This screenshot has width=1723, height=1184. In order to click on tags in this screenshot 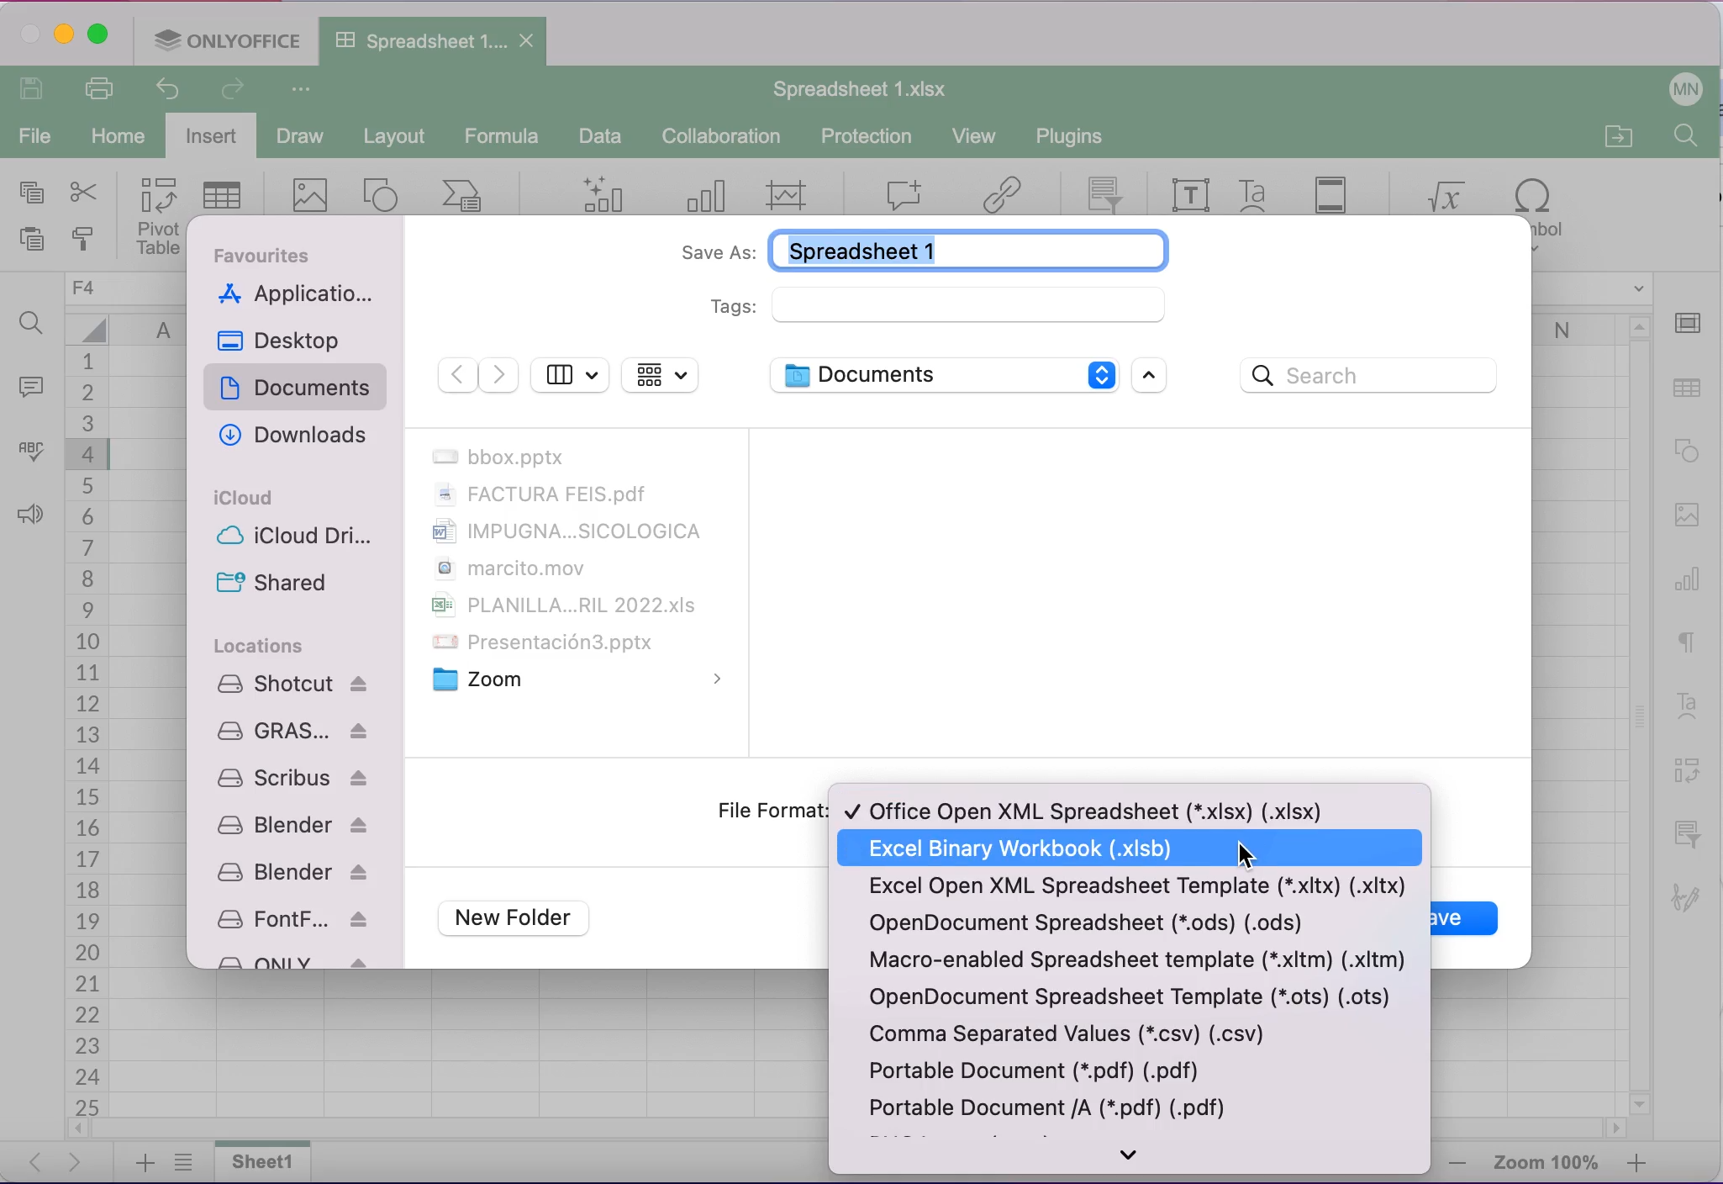, I will do `click(941, 305)`.